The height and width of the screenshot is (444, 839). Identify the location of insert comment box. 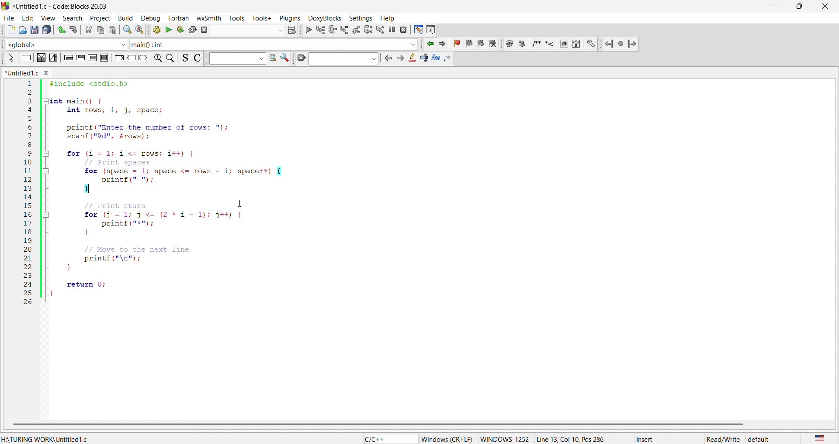
(537, 45).